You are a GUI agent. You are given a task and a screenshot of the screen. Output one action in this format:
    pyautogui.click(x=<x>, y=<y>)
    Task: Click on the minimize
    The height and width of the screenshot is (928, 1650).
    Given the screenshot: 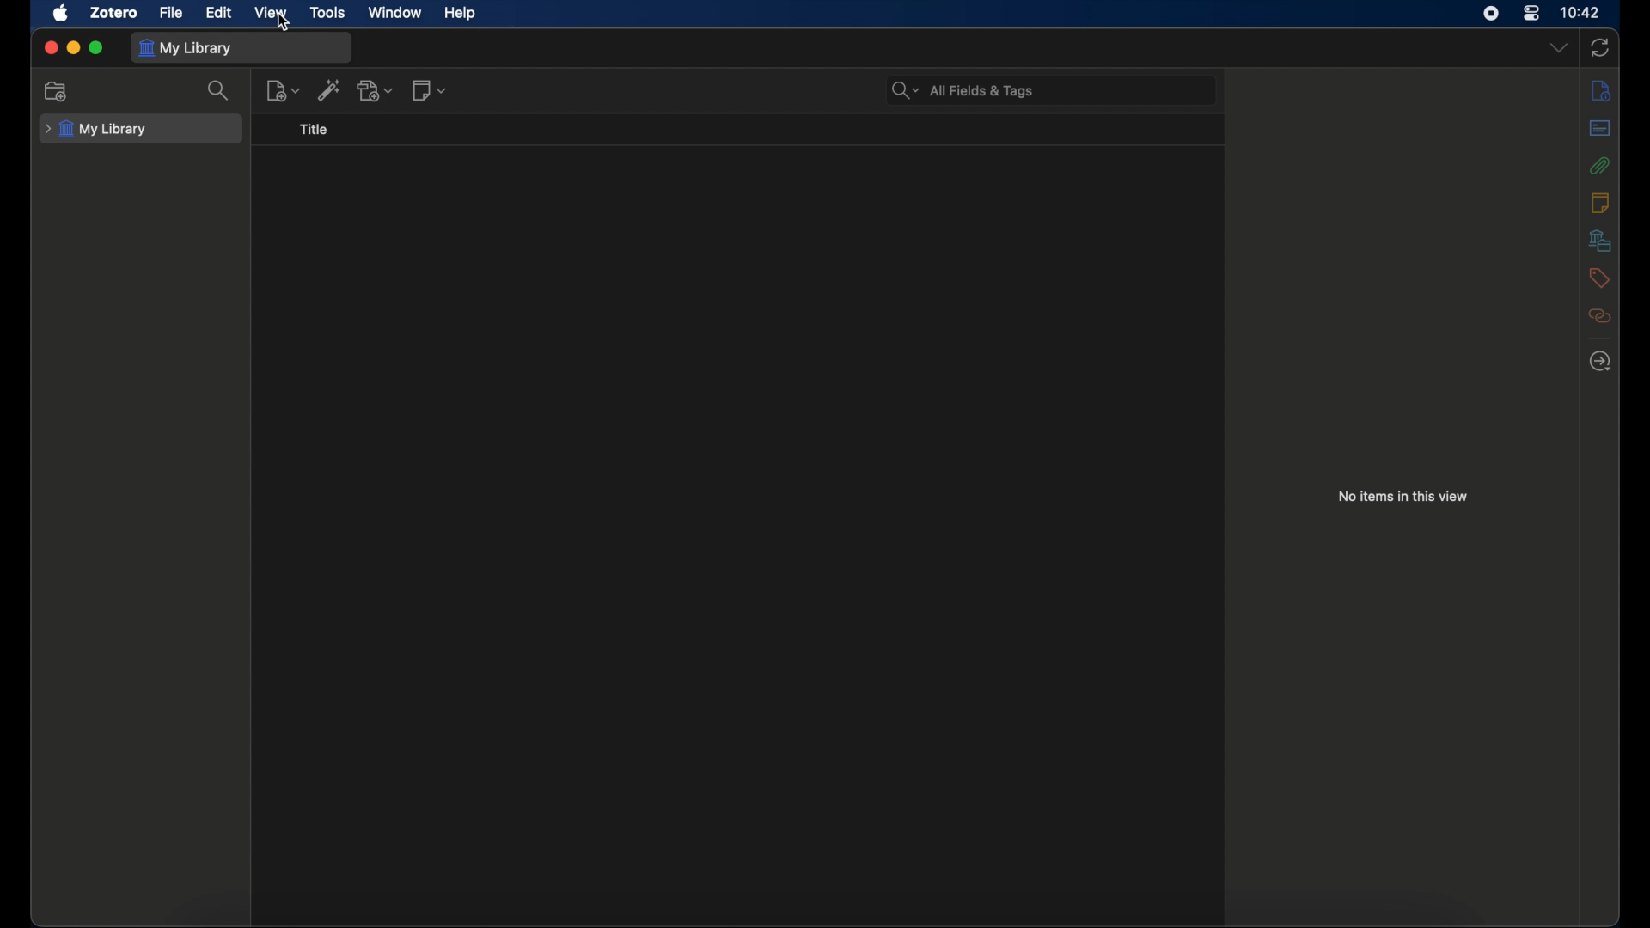 What is the action you would take?
    pyautogui.click(x=72, y=48)
    